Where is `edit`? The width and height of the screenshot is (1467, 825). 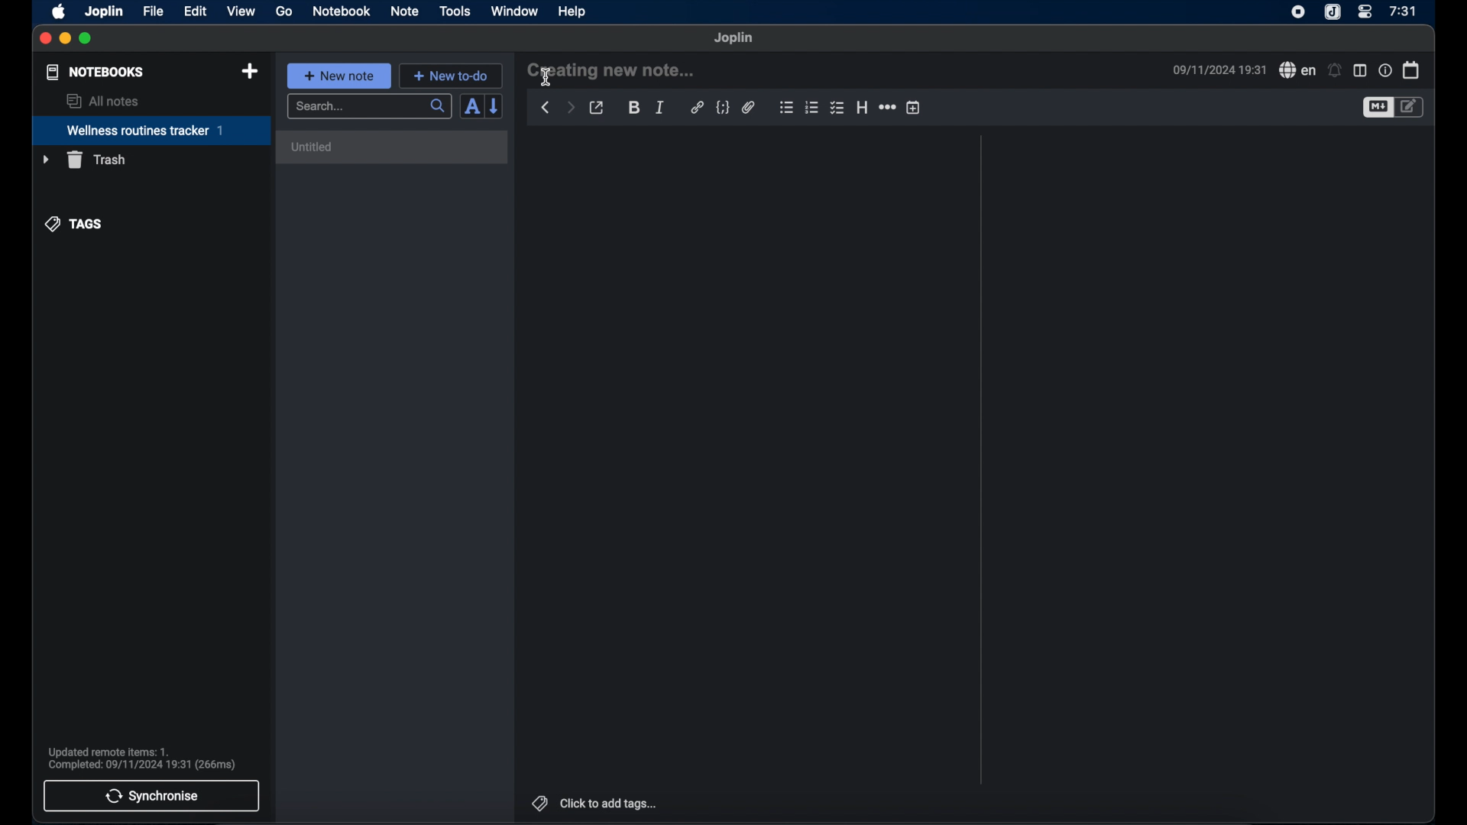 edit is located at coordinates (195, 11).